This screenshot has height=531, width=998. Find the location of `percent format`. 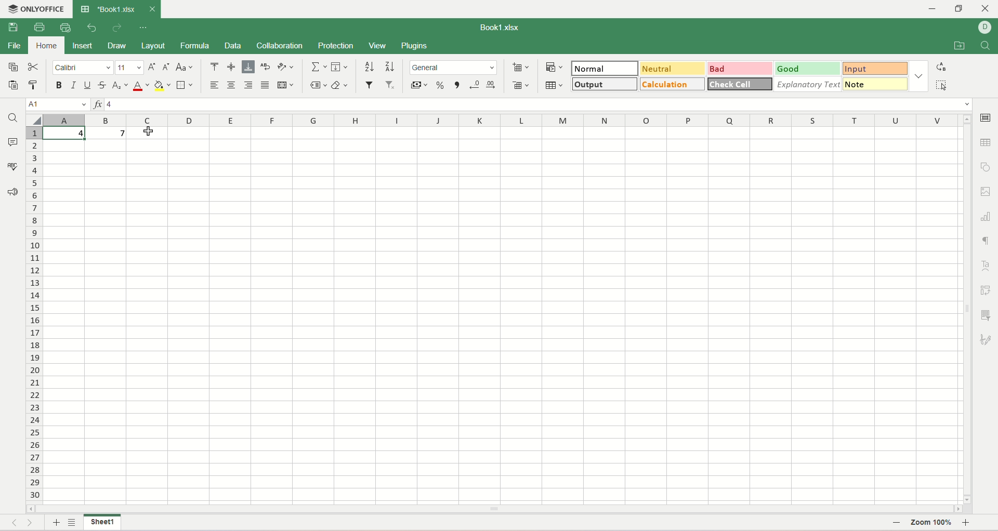

percent format is located at coordinates (440, 85).